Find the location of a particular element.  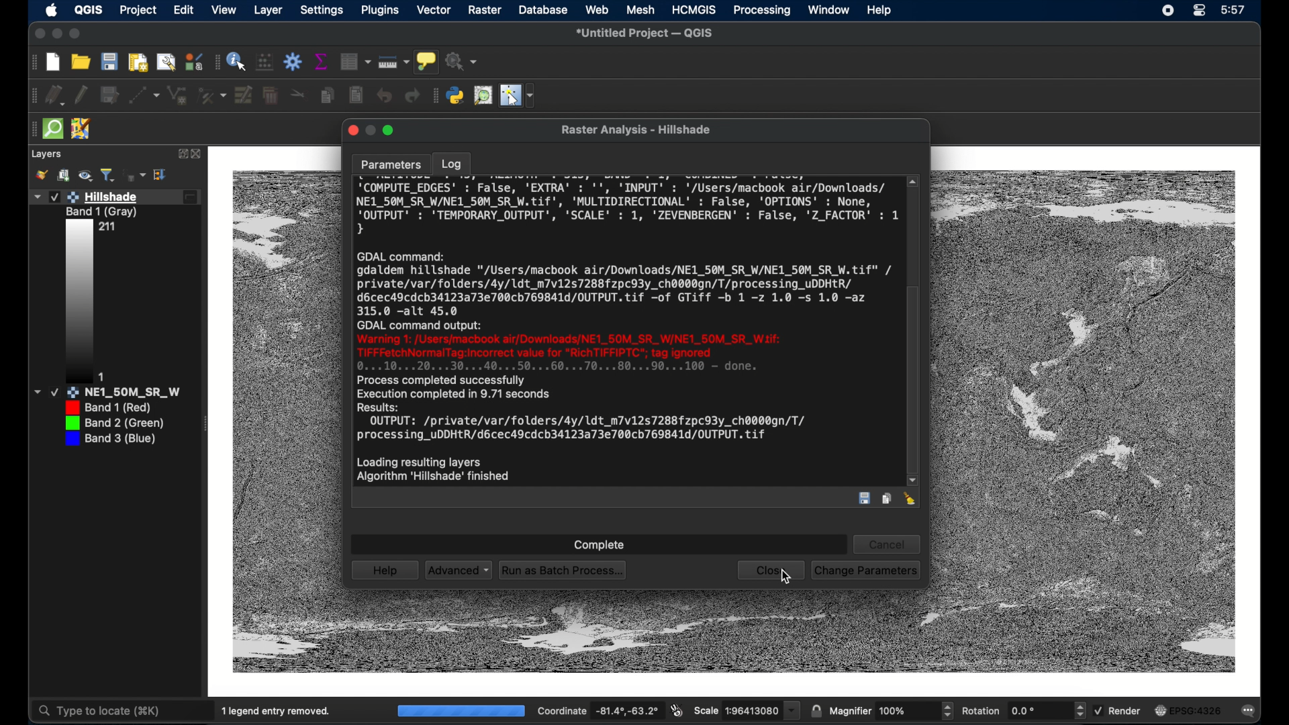

parameters is located at coordinates (391, 164).